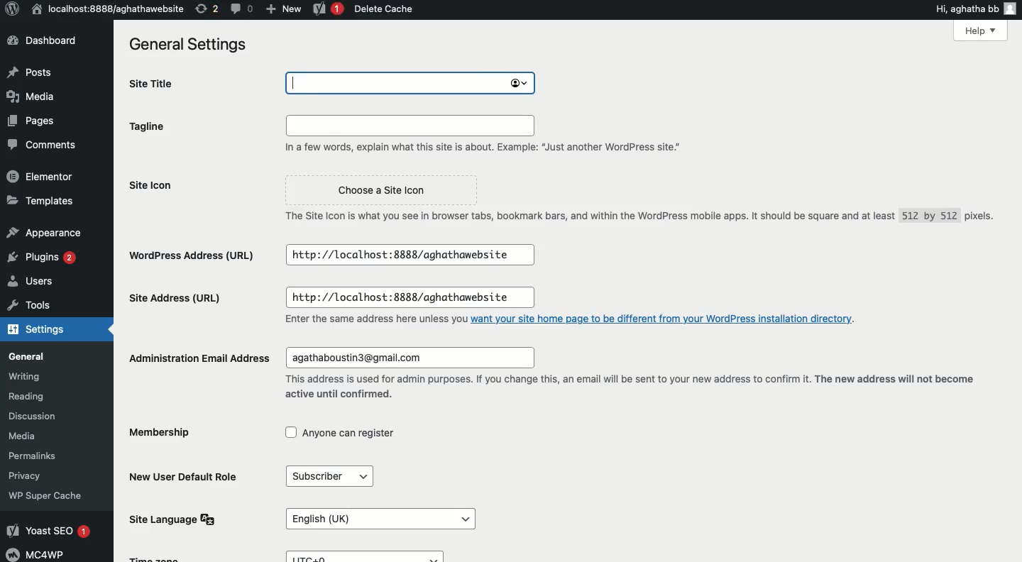 The image size is (1022, 562). What do you see at coordinates (31, 119) in the screenshot?
I see `Pages` at bounding box center [31, 119].